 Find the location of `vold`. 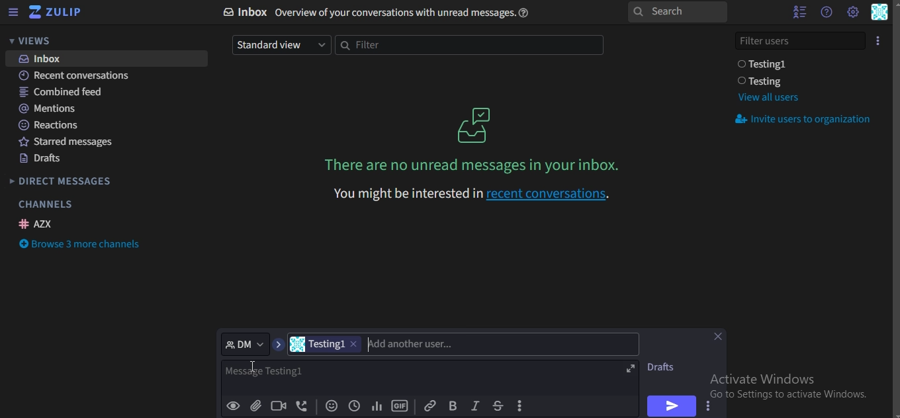

vold is located at coordinates (453, 405).